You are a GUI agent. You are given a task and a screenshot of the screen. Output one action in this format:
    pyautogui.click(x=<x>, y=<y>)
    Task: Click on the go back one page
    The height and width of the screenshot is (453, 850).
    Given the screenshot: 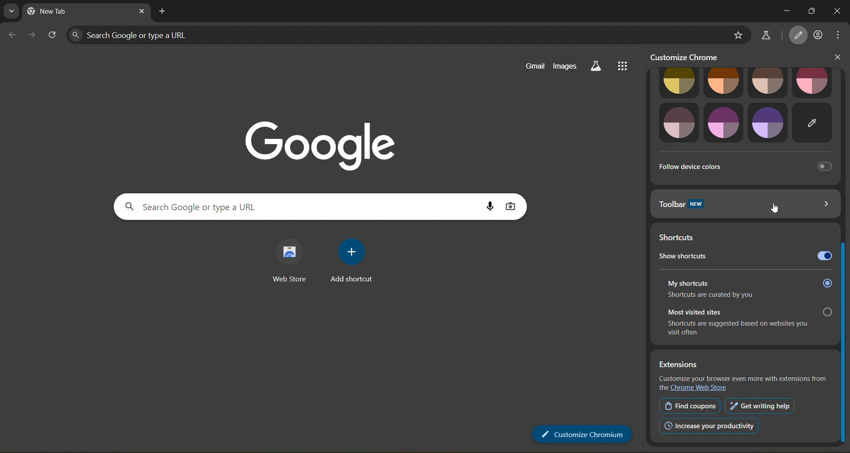 What is the action you would take?
    pyautogui.click(x=12, y=34)
    